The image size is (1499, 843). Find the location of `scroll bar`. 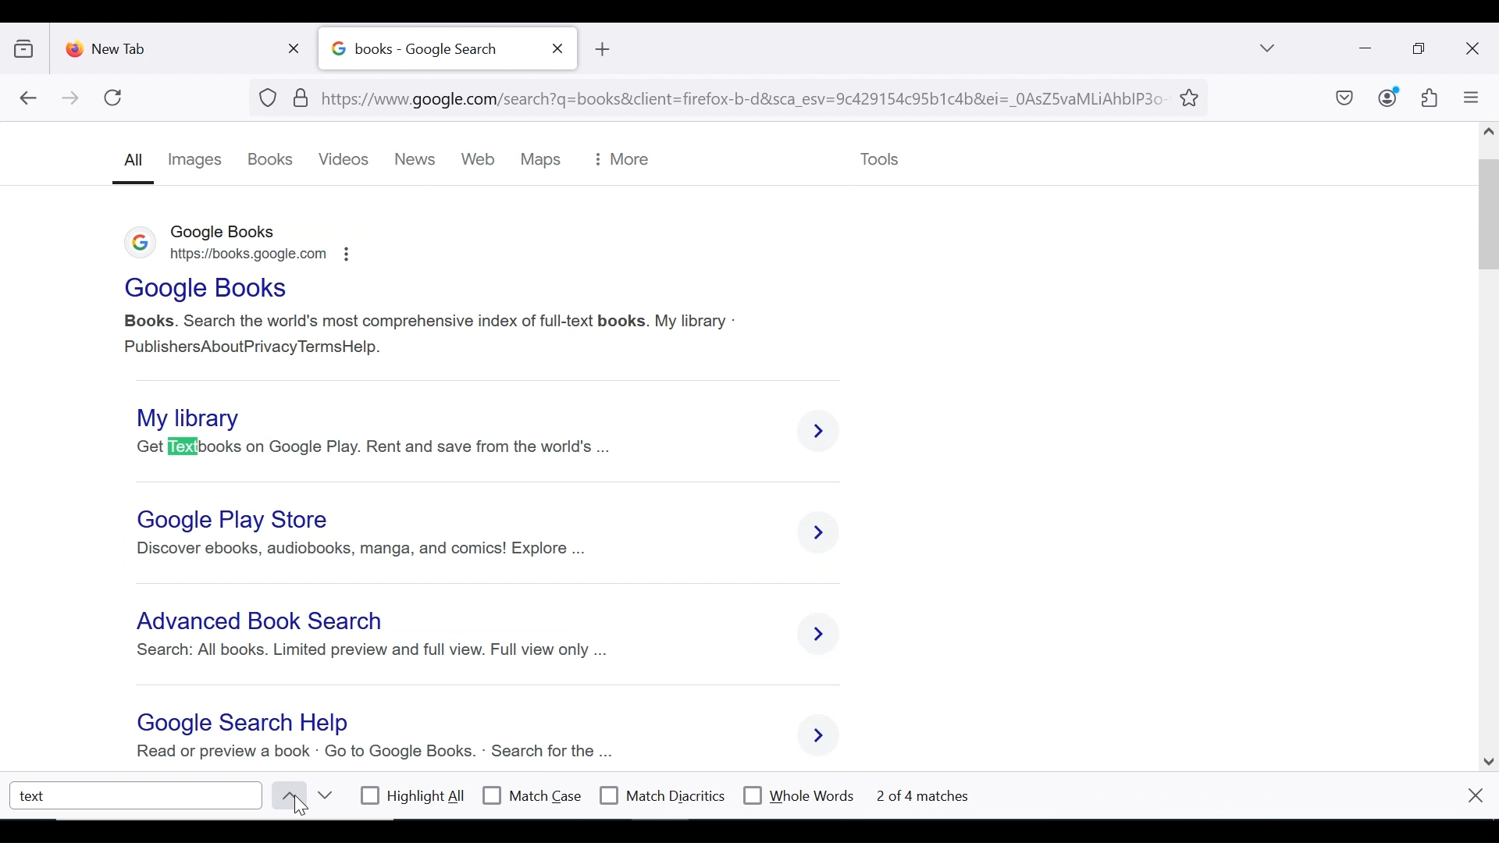

scroll bar is located at coordinates (1490, 442).